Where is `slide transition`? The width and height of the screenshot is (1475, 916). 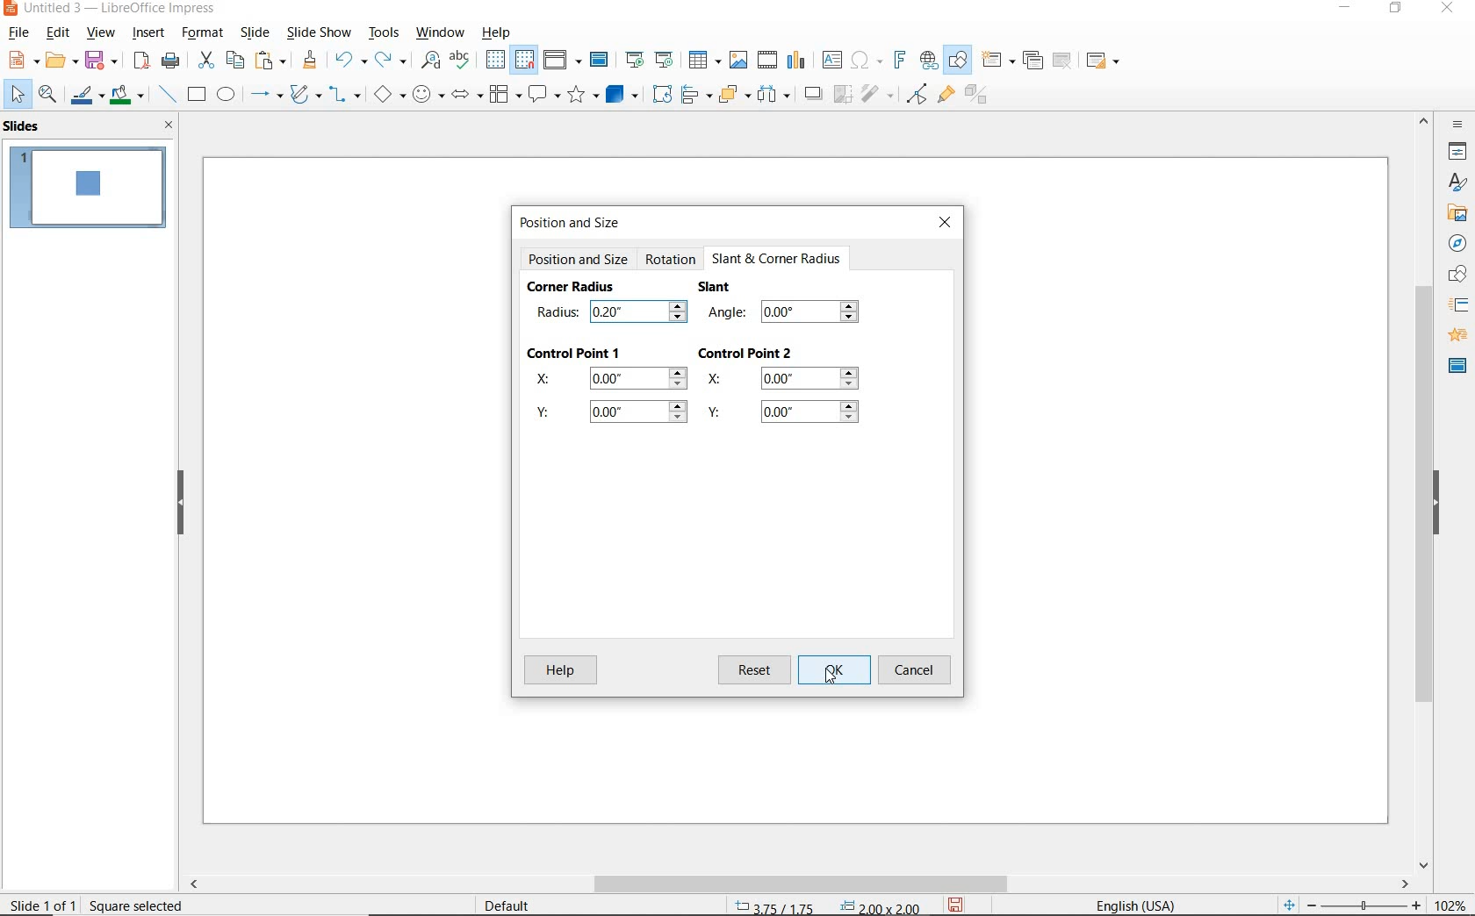
slide transition is located at coordinates (1457, 305).